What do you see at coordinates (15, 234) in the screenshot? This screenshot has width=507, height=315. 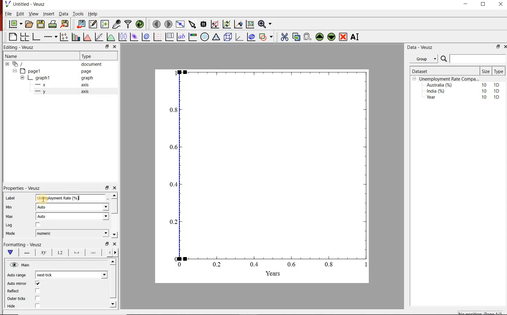 I see `Mode` at bounding box center [15, 234].